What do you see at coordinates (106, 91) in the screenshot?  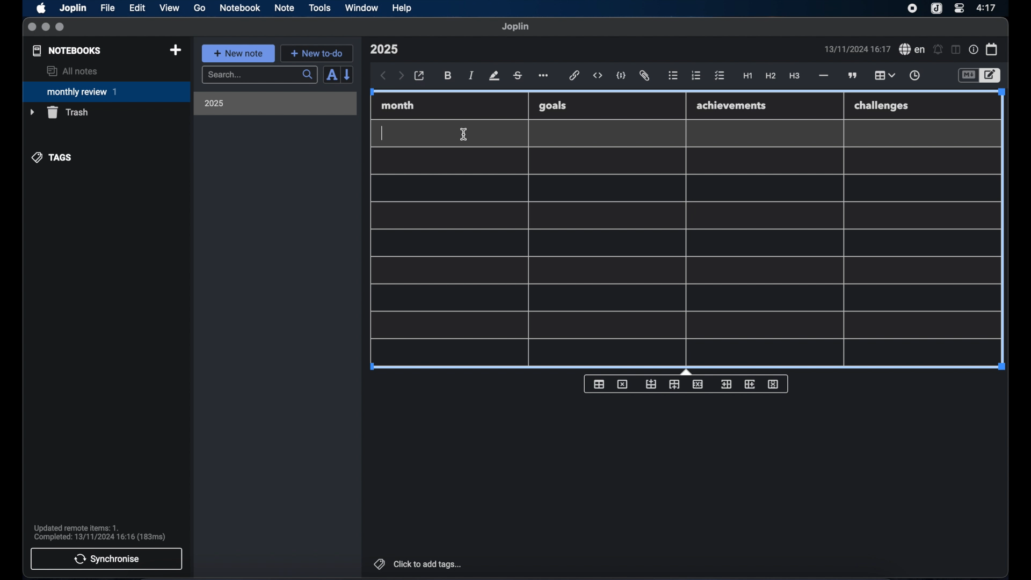 I see `monthly review` at bounding box center [106, 91].